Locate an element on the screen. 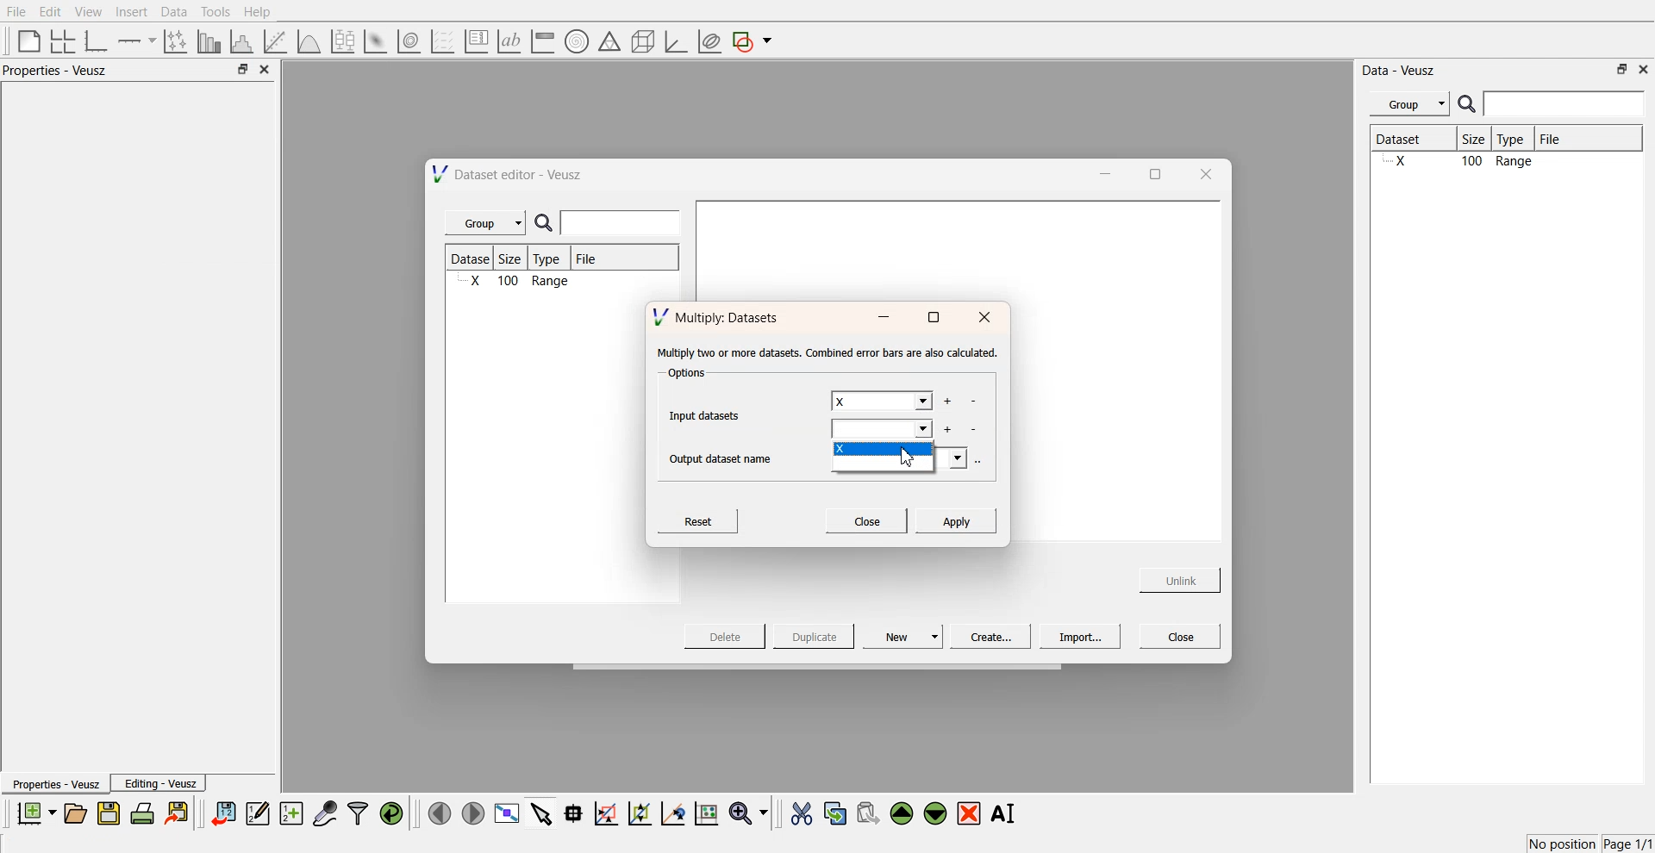 This screenshot has width=1655, height=853. Properties - Veusz is located at coordinates (59, 71).